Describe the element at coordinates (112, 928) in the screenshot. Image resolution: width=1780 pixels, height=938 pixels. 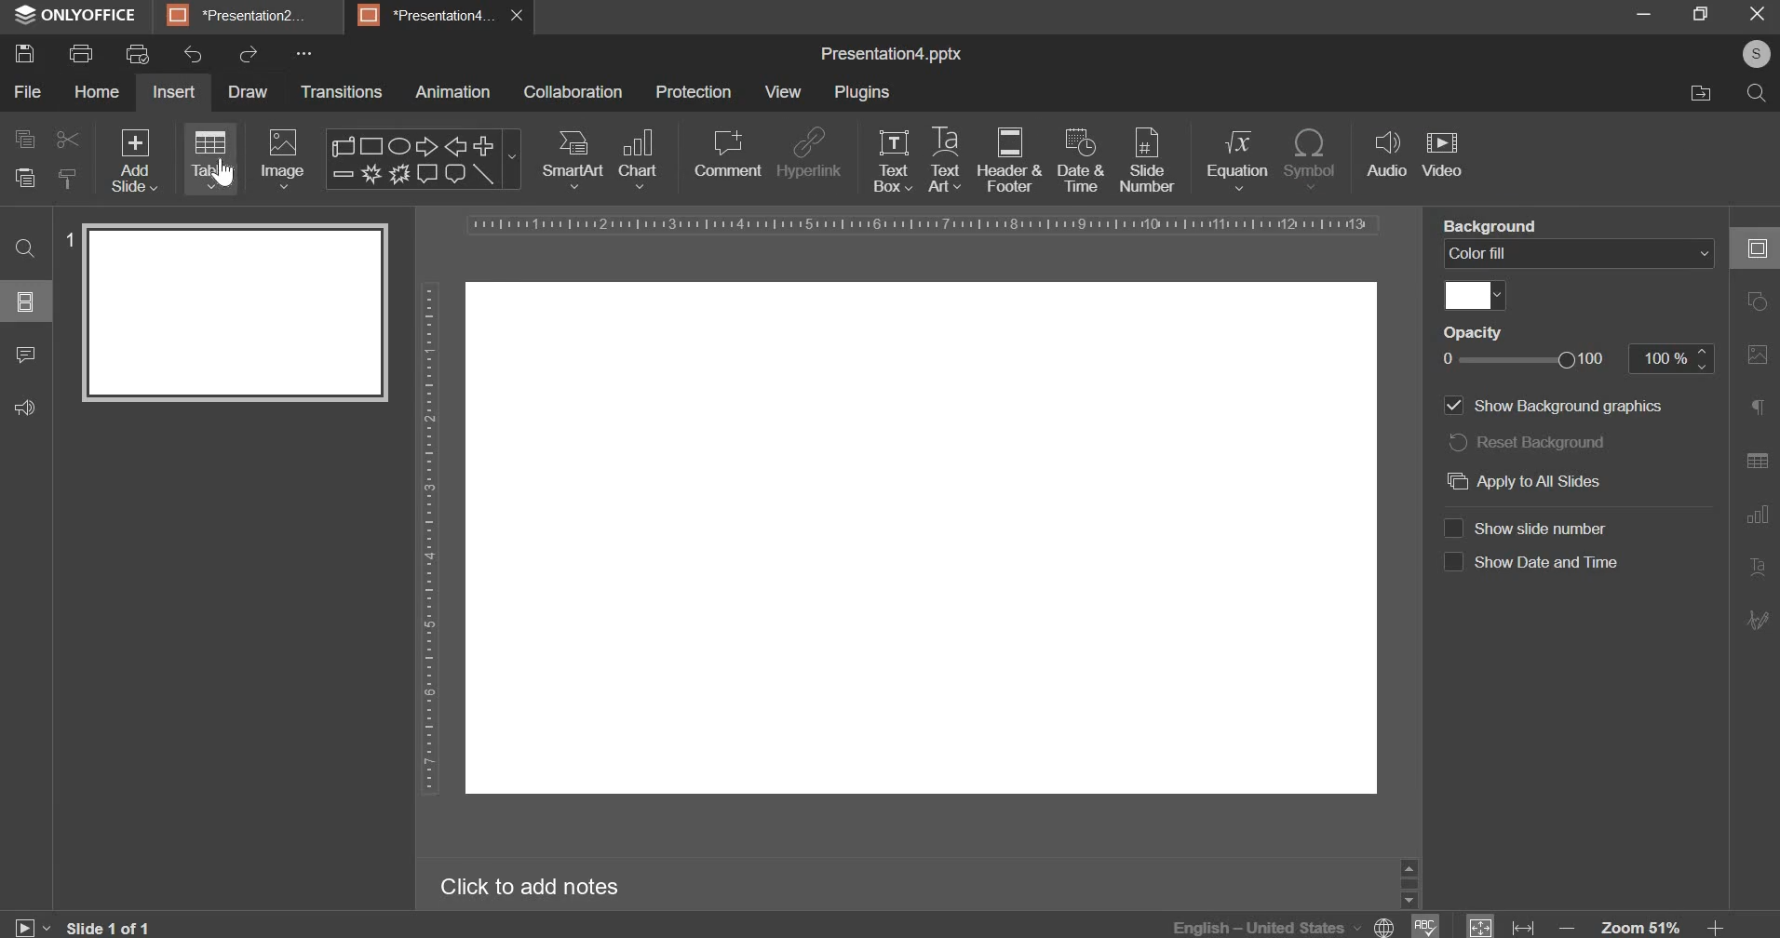
I see `slide 1 of 1` at that location.